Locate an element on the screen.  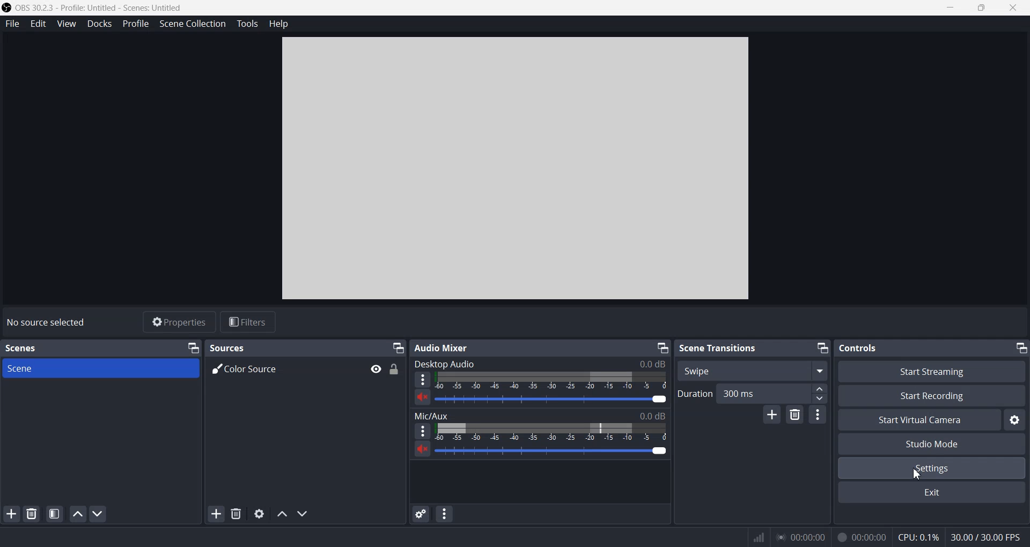
Start Virtual Camera is located at coordinates (918, 419).